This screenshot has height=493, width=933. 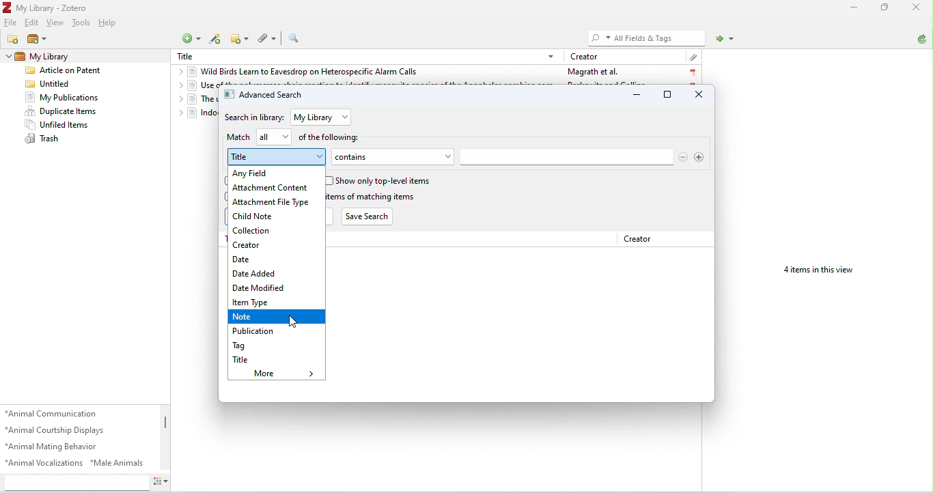 I want to click on maximize, so click(x=882, y=8).